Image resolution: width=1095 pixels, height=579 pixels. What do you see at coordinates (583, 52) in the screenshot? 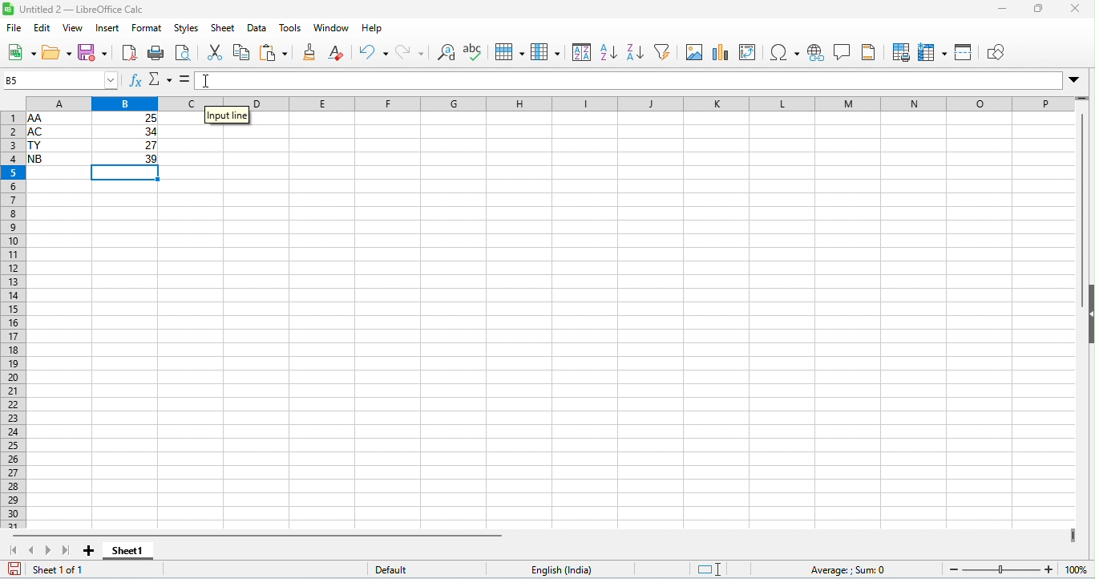
I see `sort` at bounding box center [583, 52].